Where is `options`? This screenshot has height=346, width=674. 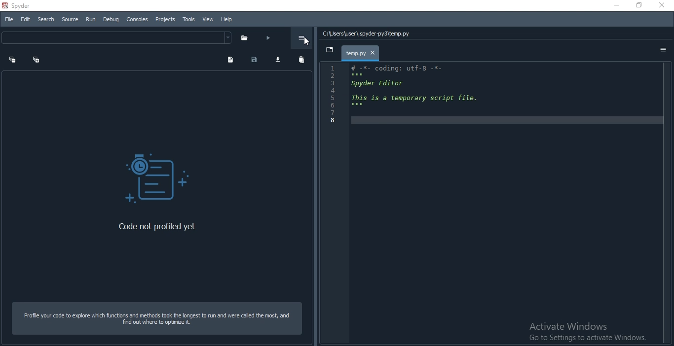
options is located at coordinates (302, 35).